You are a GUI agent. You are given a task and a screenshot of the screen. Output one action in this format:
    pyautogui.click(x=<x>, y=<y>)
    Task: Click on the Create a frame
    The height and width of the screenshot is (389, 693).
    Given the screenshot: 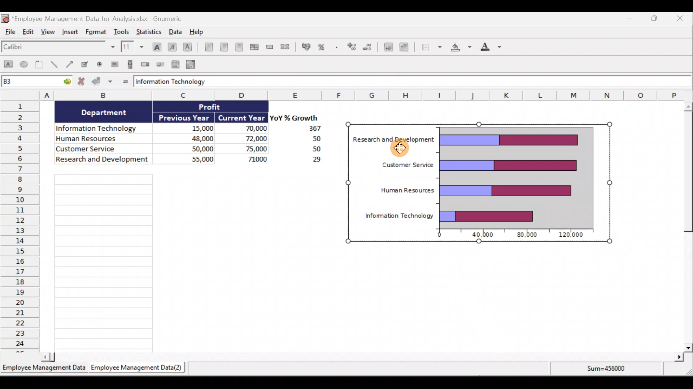 What is the action you would take?
    pyautogui.click(x=41, y=65)
    